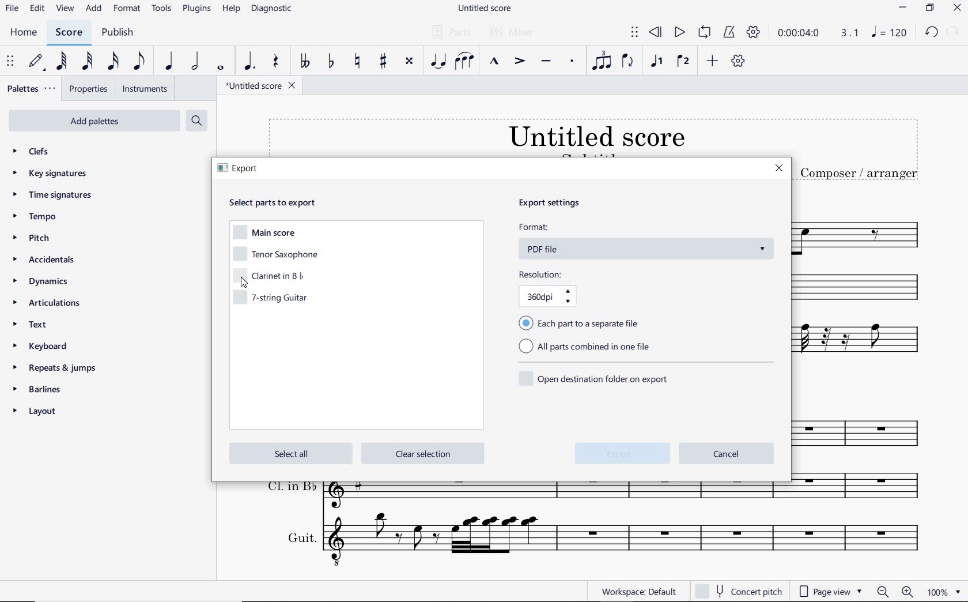  What do you see at coordinates (932, 33) in the screenshot?
I see `UNDO` at bounding box center [932, 33].